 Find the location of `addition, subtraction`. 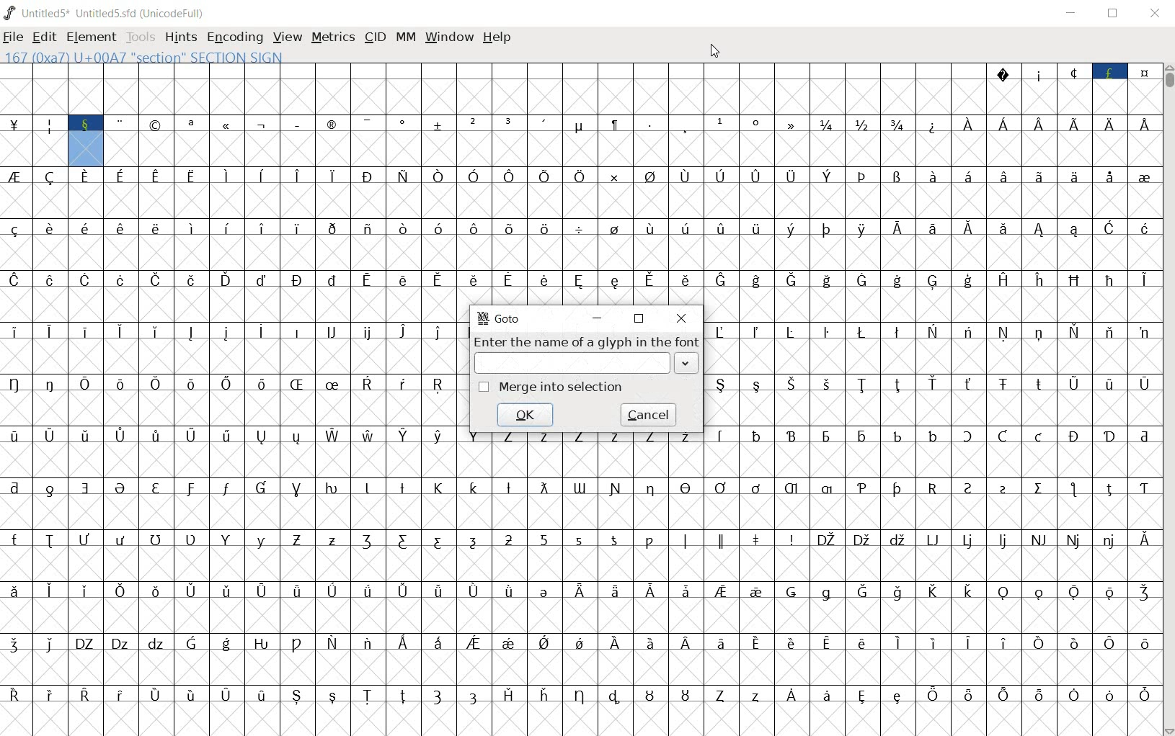

addition, subtraction is located at coordinates (404, 142).